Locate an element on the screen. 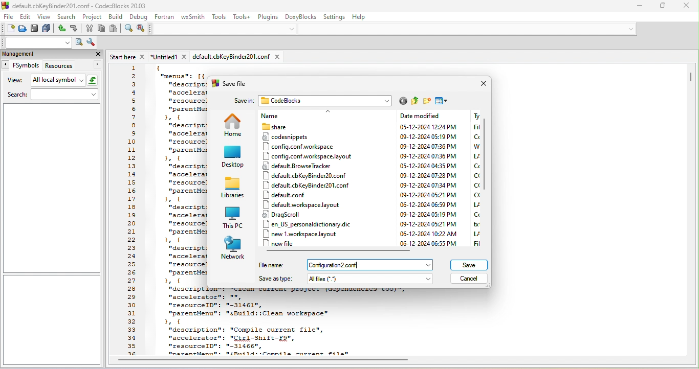 This screenshot has height=369, width=699. type is located at coordinates (472, 179).